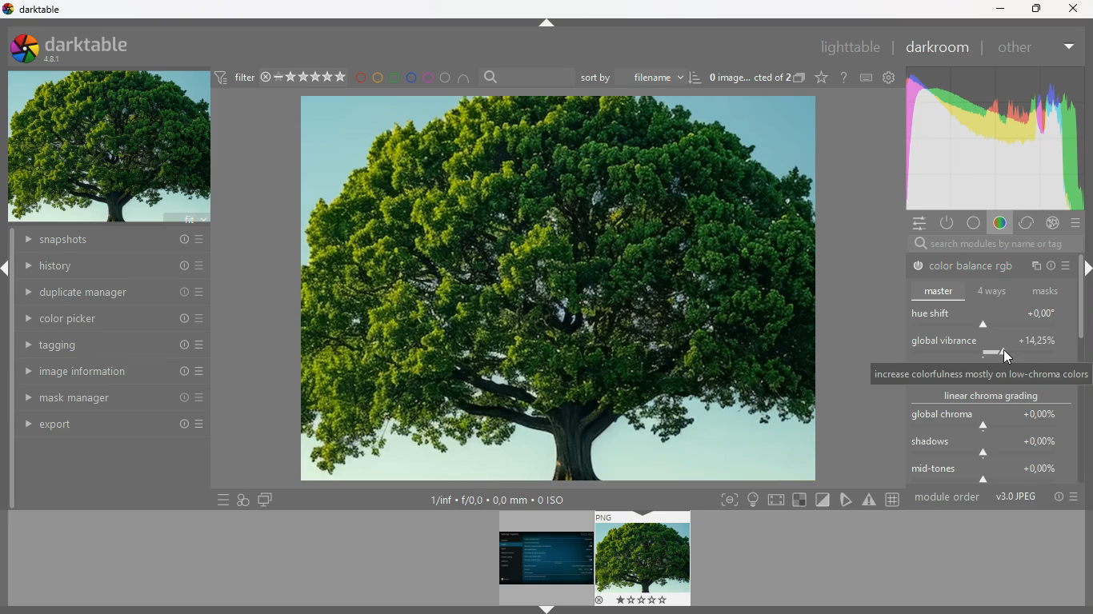 Image resolution: width=1093 pixels, height=614 pixels. Describe the element at coordinates (726, 500) in the screenshot. I see `frame` at that location.